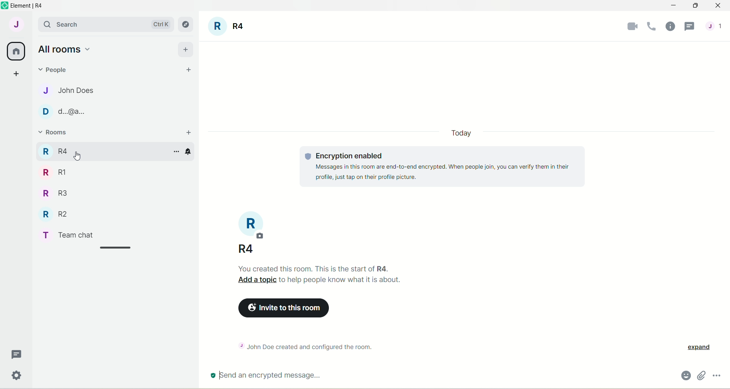  Describe the element at coordinates (116, 248) in the screenshot. I see `Scrollbar` at that location.